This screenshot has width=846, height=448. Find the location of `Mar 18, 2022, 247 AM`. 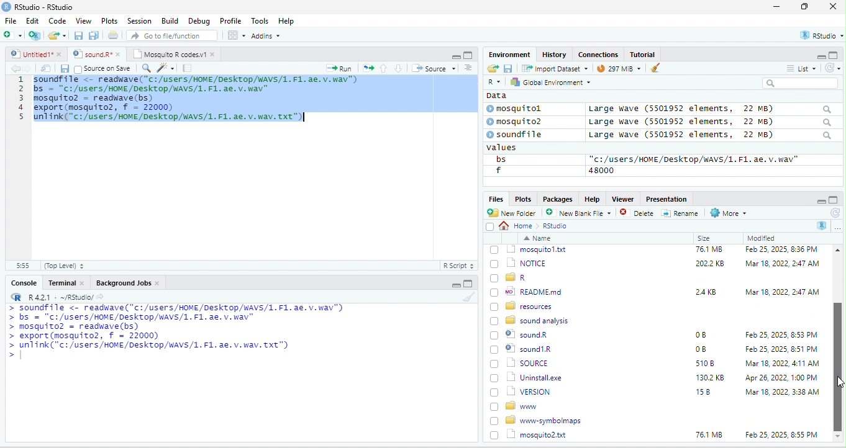

Mar 18, 2022, 247 AM is located at coordinates (783, 294).